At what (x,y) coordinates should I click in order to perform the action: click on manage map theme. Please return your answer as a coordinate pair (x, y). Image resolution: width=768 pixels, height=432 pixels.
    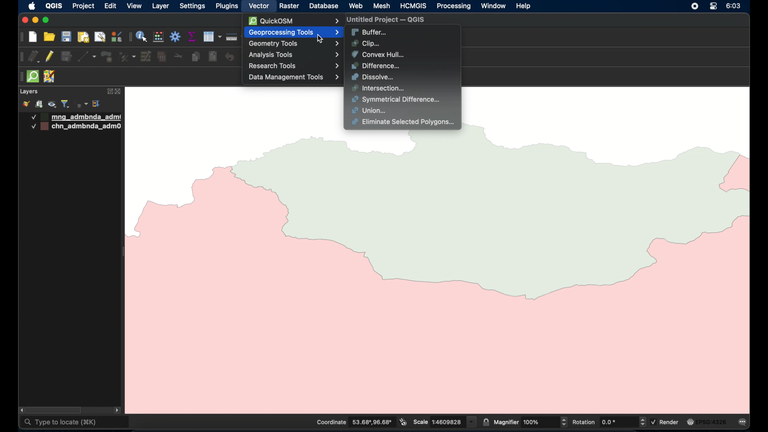
    Looking at the image, I should click on (53, 104).